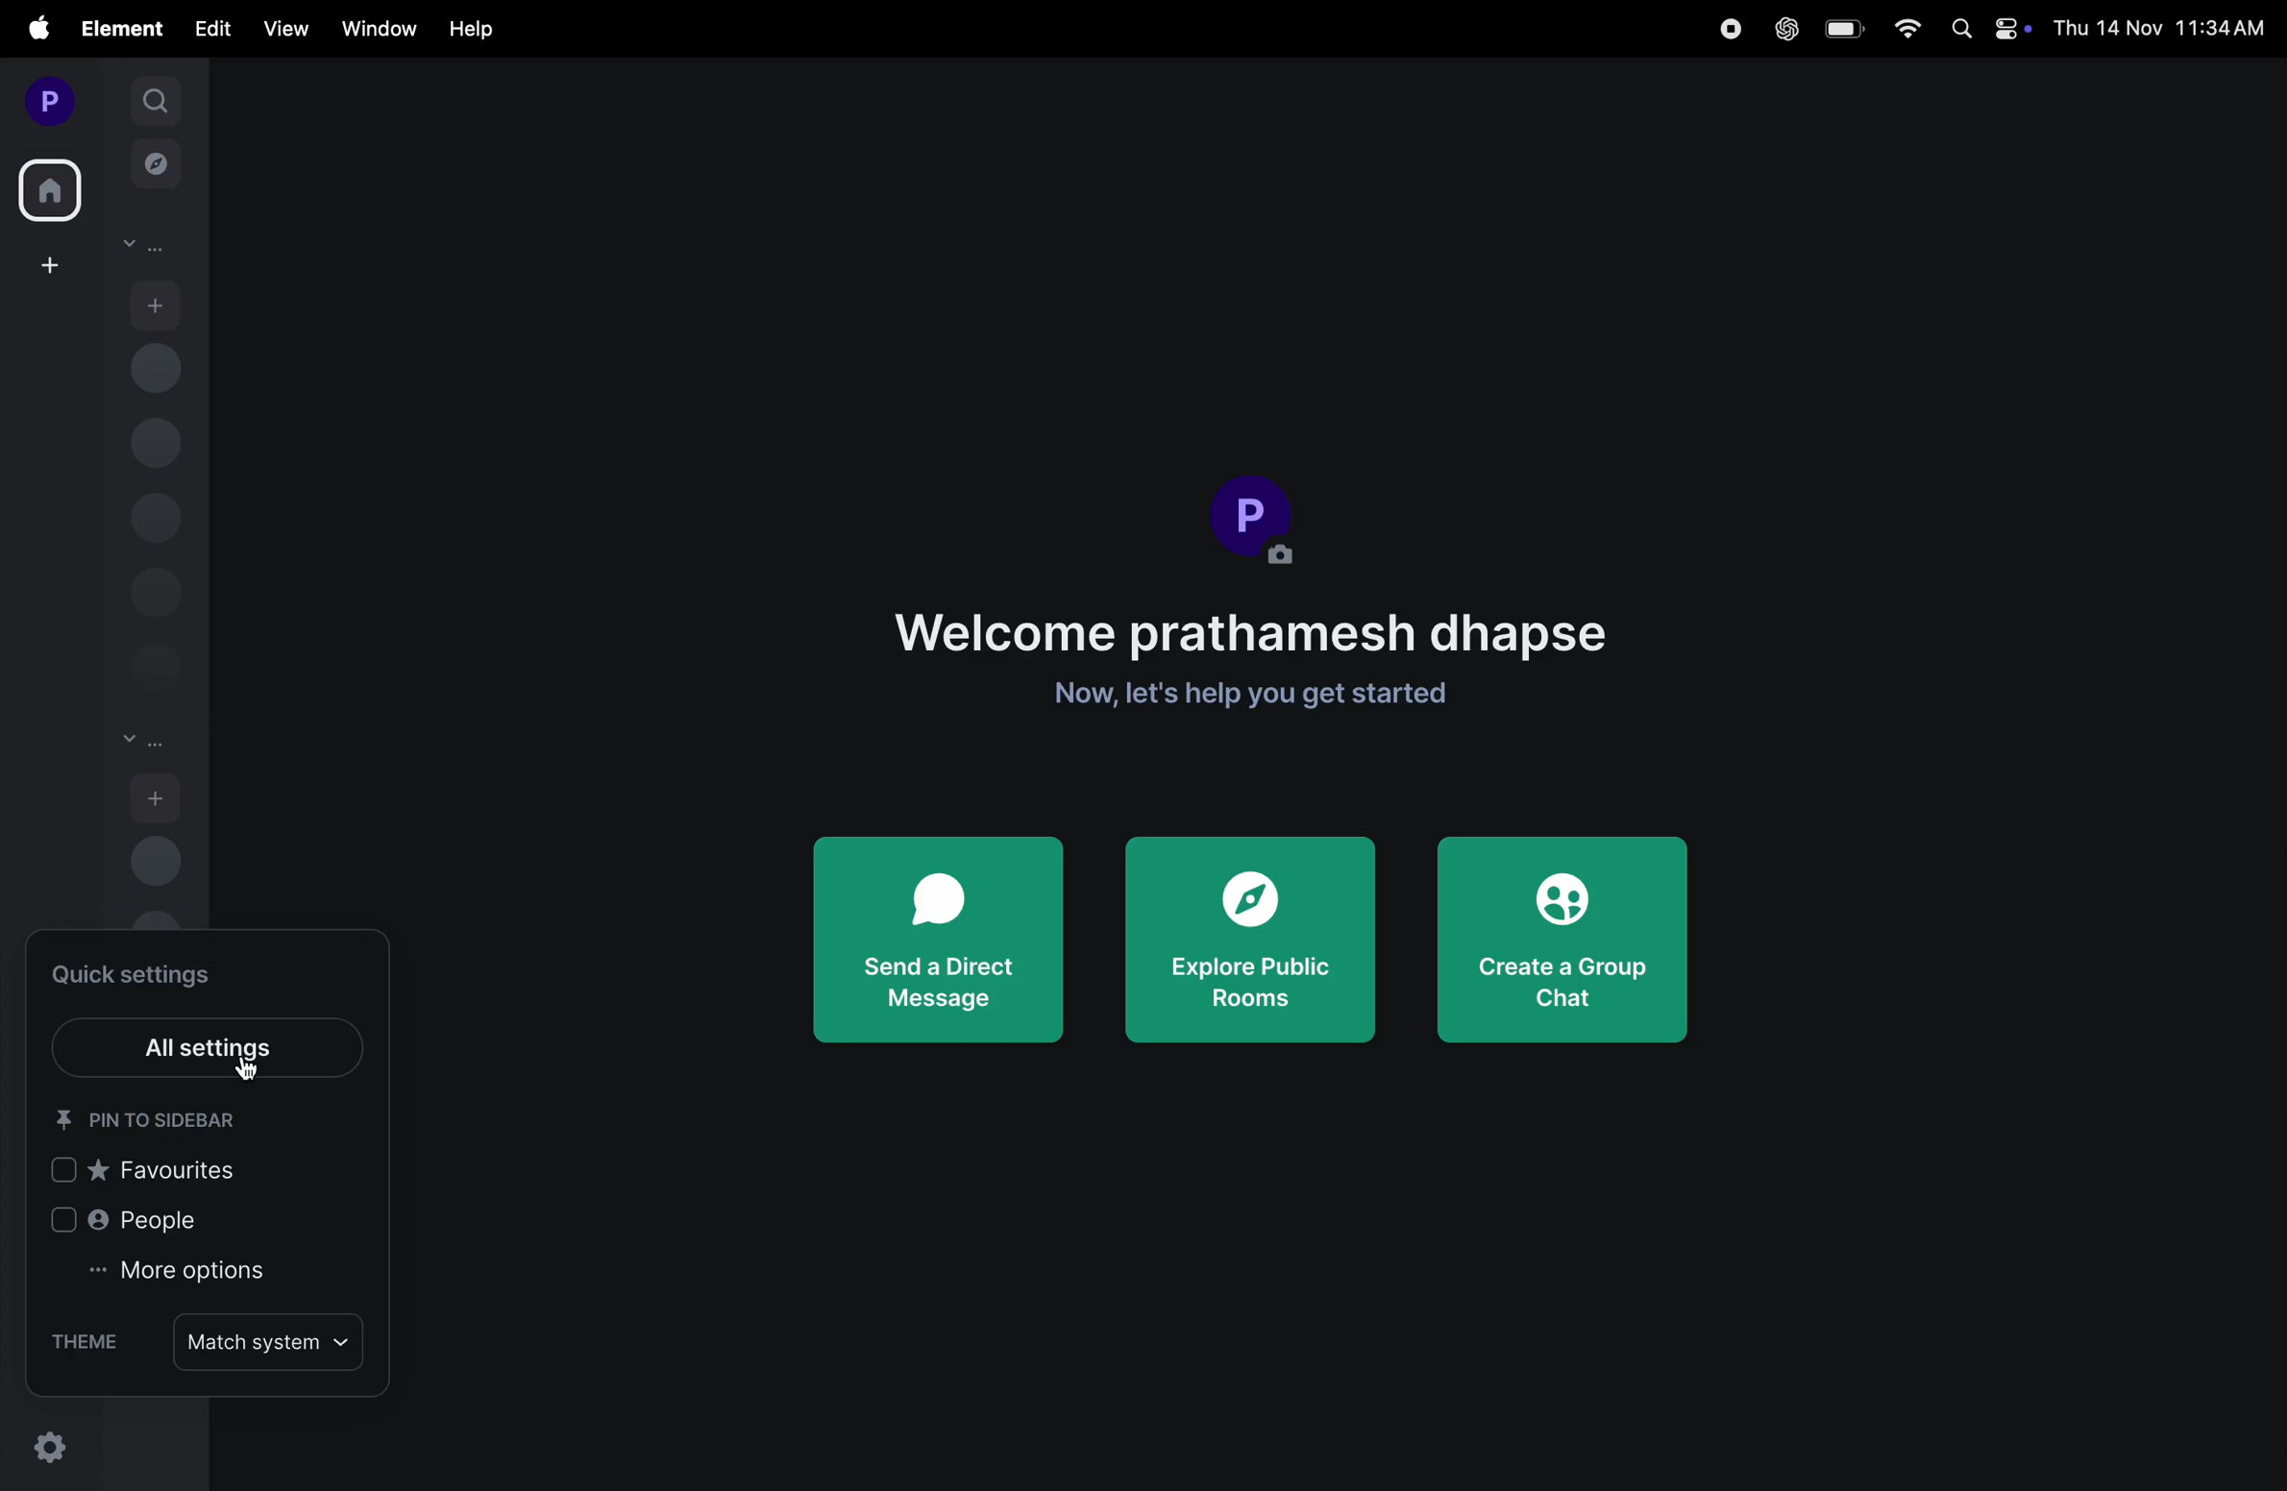  I want to click on send direct msg, so click(944, 936).